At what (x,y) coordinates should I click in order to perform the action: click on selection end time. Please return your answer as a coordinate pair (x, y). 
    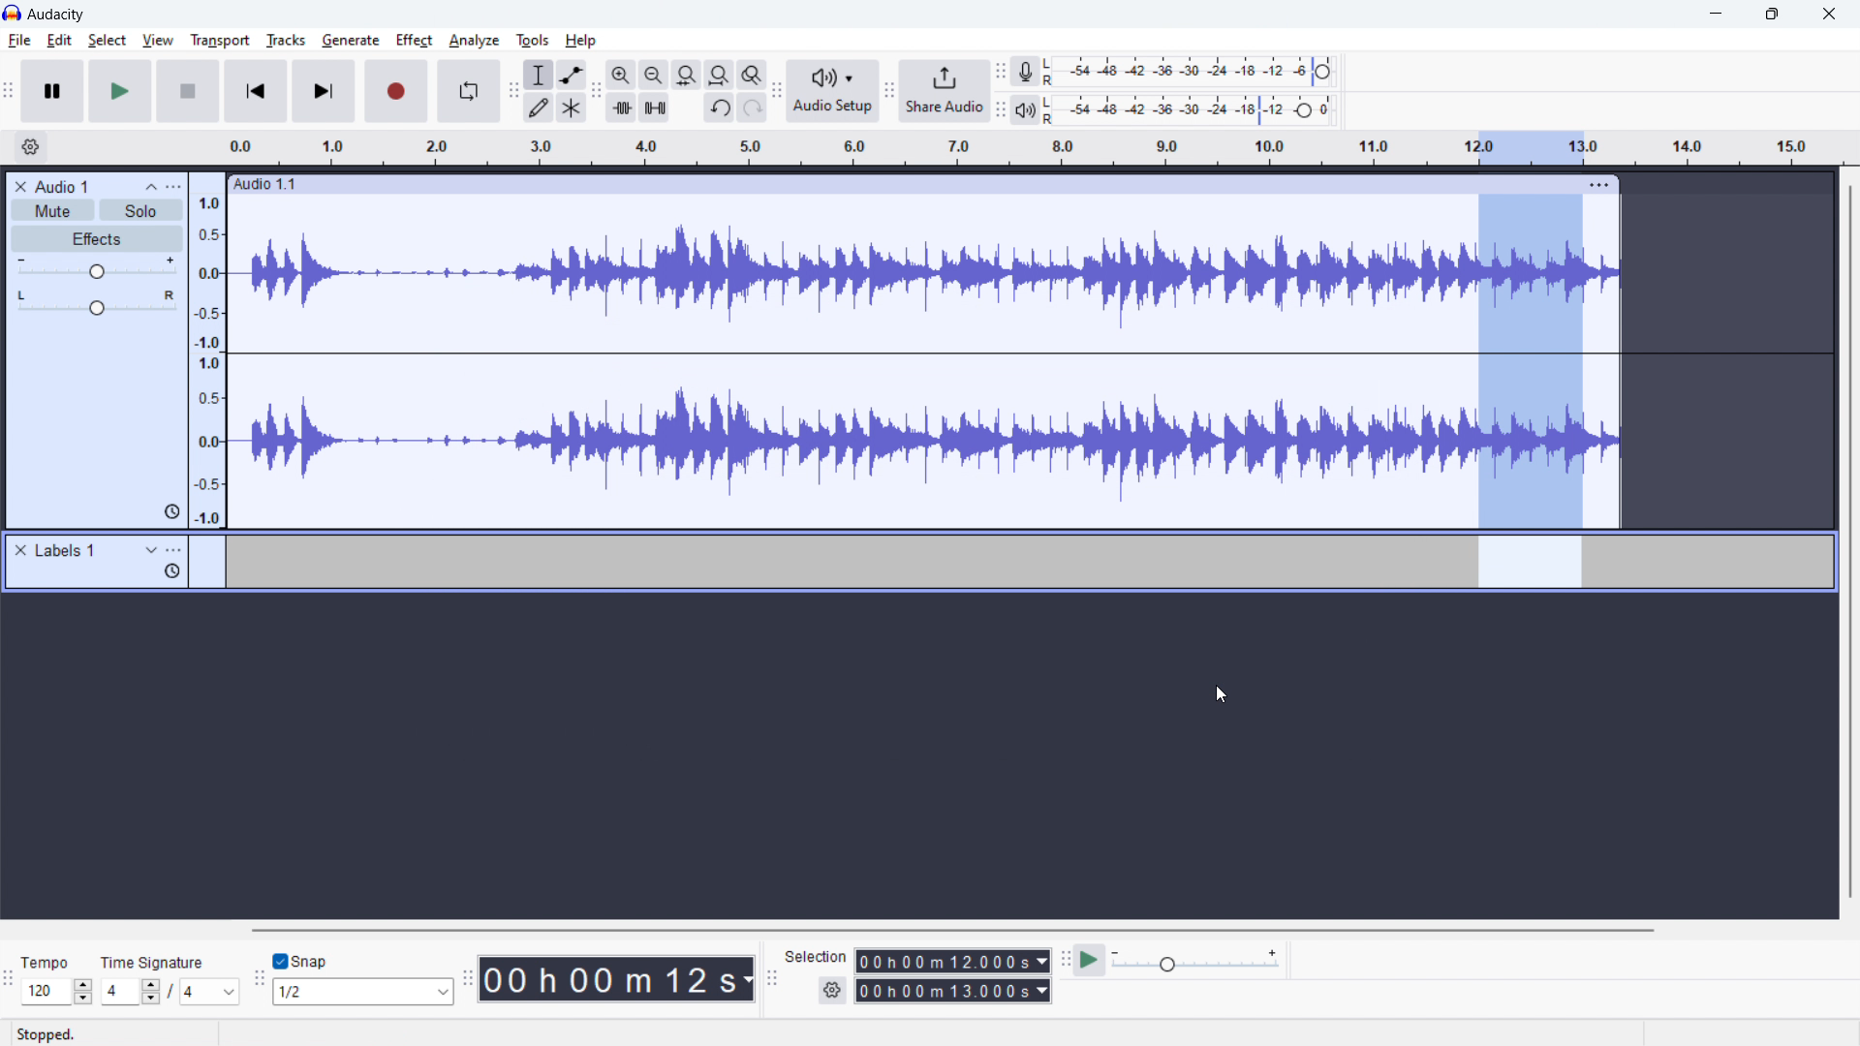
    Looking at the image, I should click on (954, 991).